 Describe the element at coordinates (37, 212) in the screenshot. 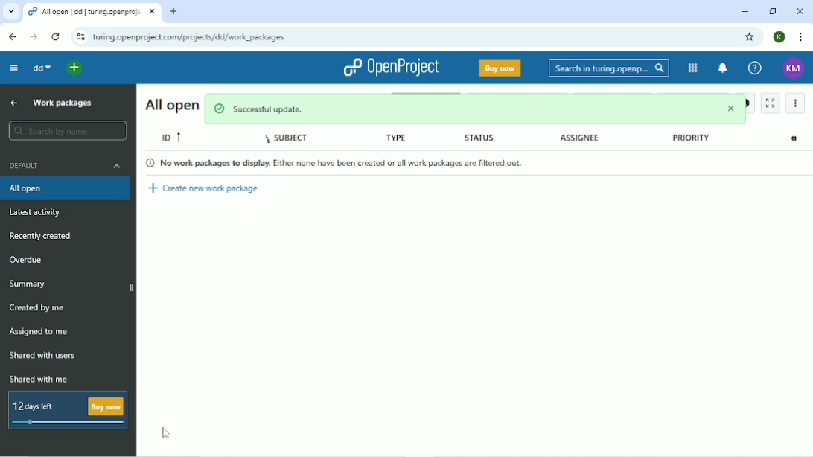

I see `Latest activity` at that location.